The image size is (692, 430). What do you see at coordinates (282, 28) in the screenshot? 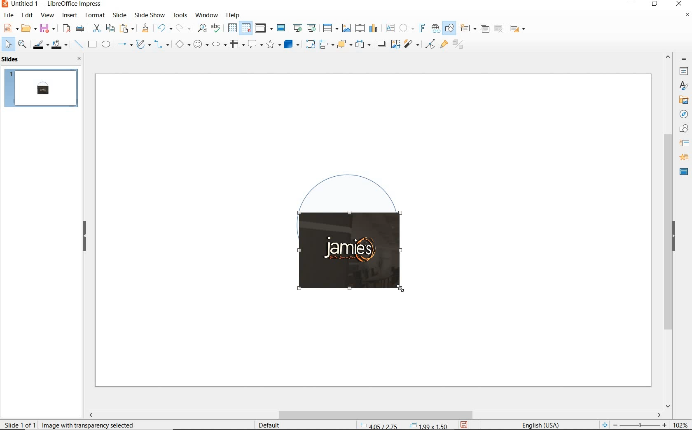
I see `master slide` at bounding box center [282, 28].